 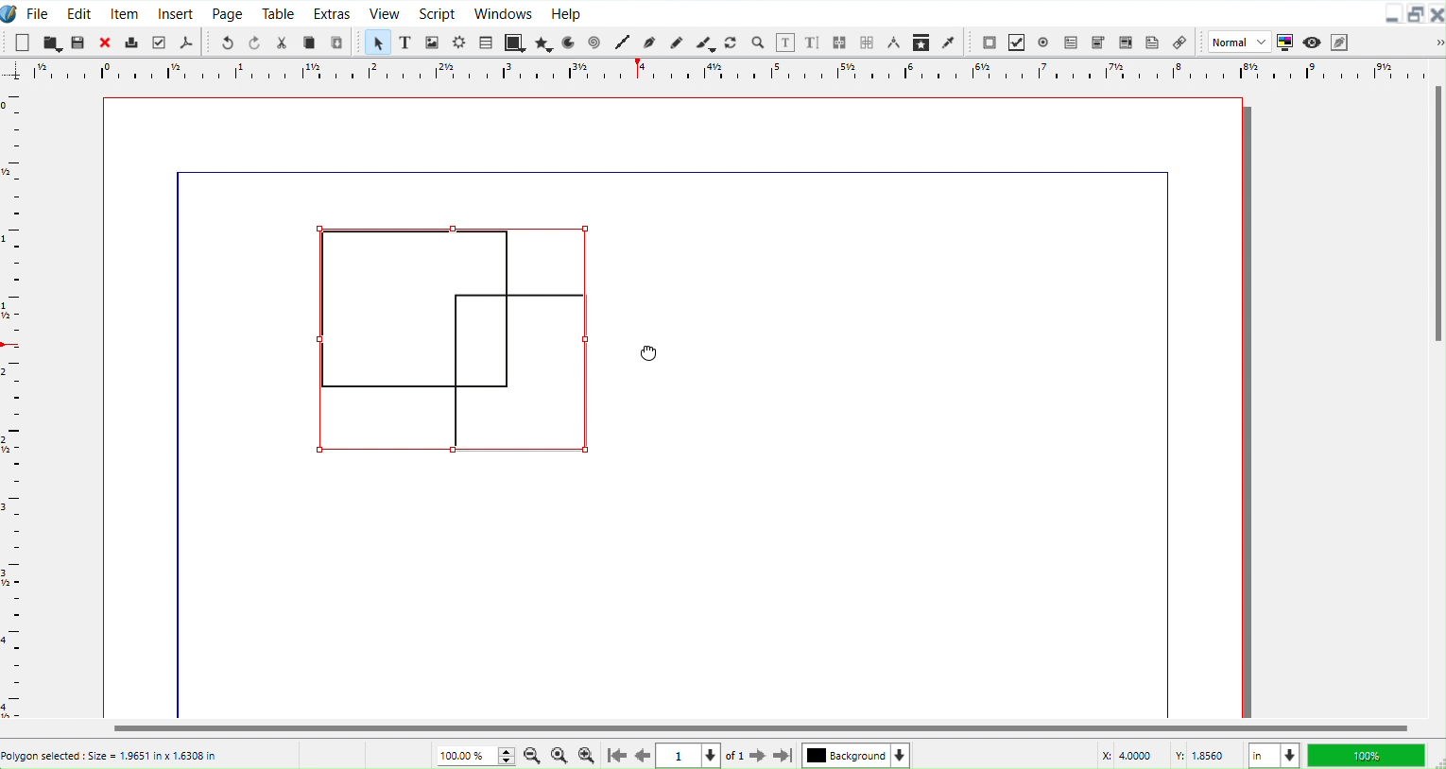 What do you see at coordinates (757, 43) in the screenshot?
I see `Zoom in or Out` at bounding box center [757, 43].